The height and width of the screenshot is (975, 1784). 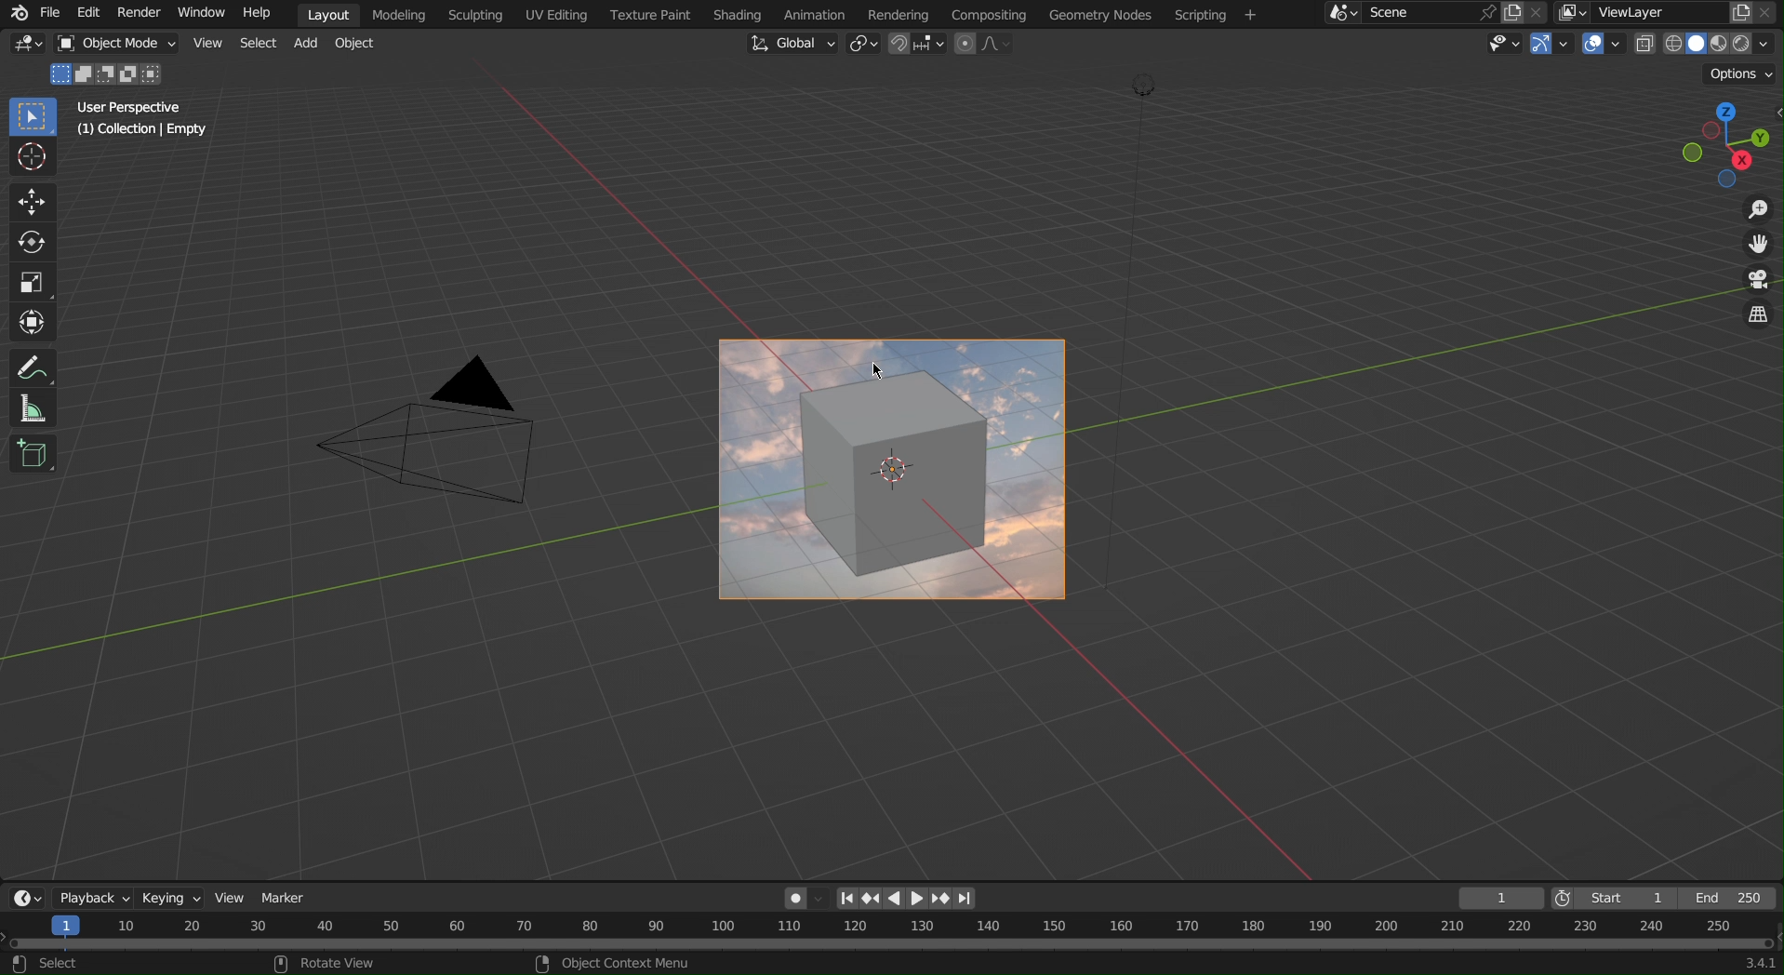 I want to click on View, so click(x=205, y=46).